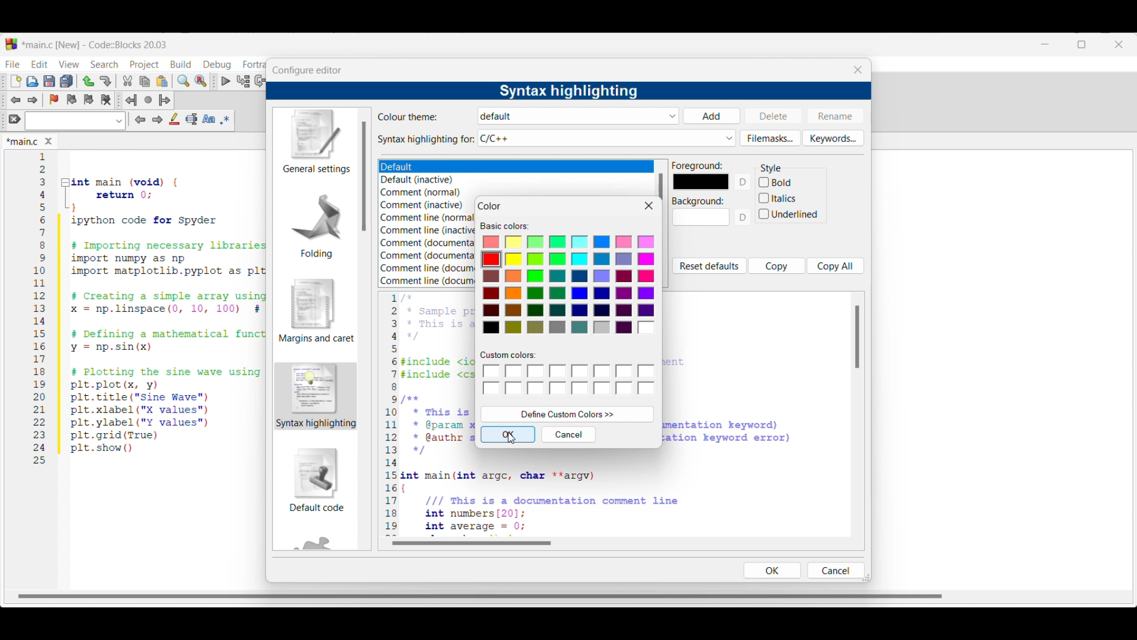 The width and height of the screenshot is (1137, 640). What do you see at coordinates (744, 182) in the screenshot?
I see `D` at bounding box center [744, 182].